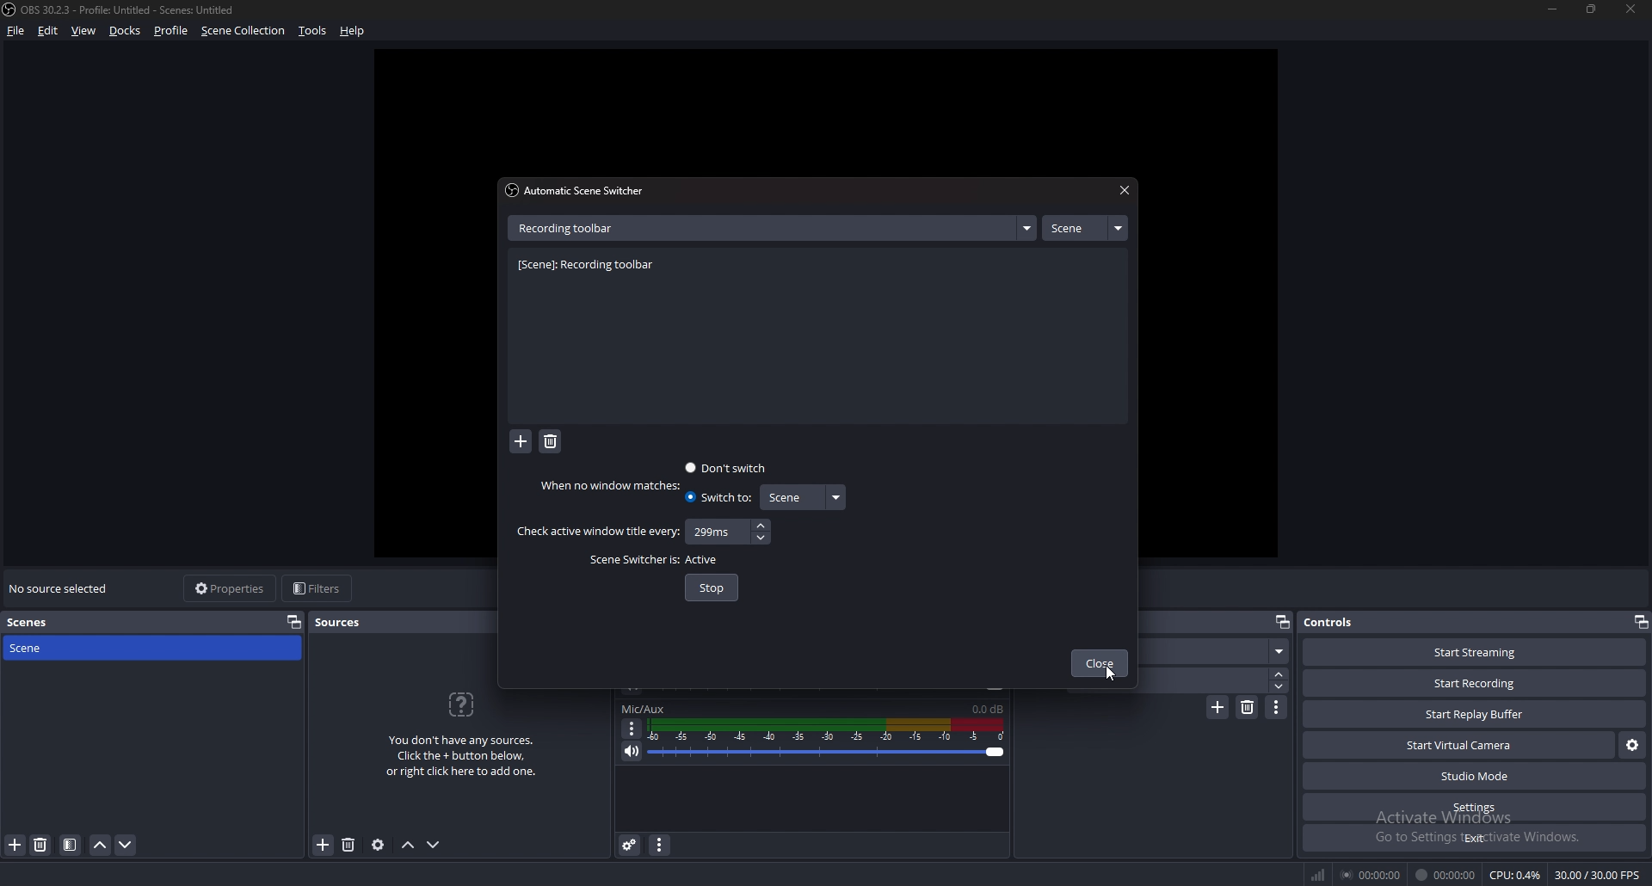 The image size is (1652, 886). Describe the element at coordinates (1476, 807) in the screenshot. I see `settings` at that location.